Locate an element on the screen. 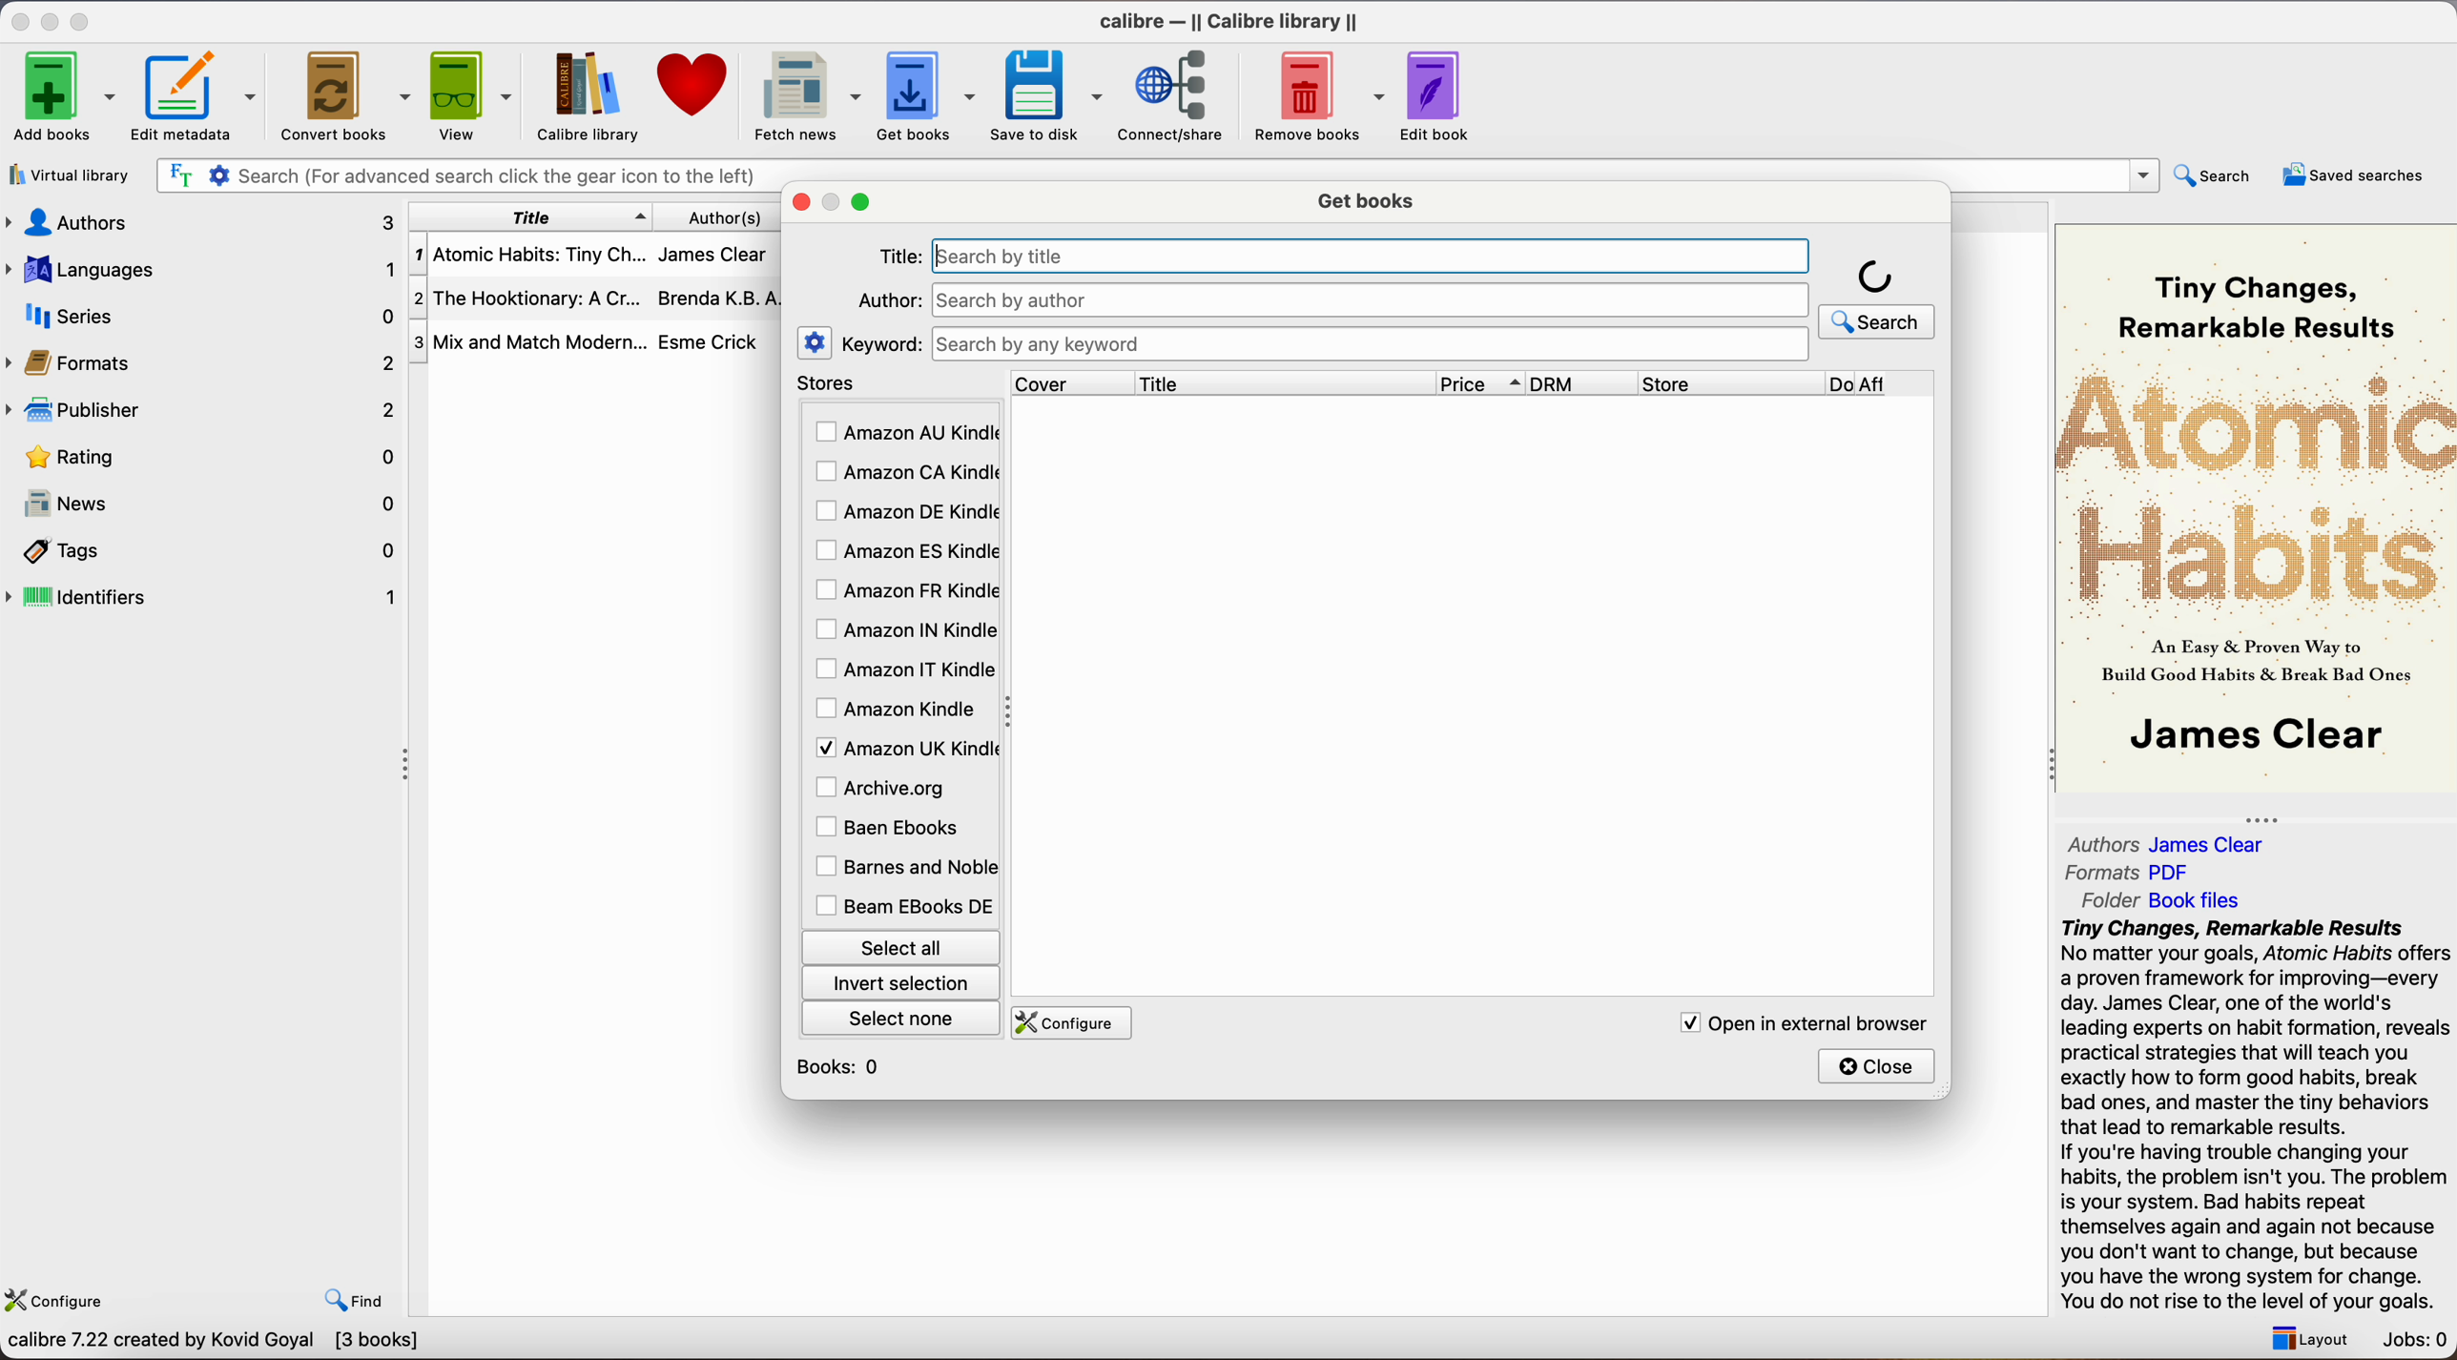 The height and width of the screenshot is (1360, 2457). edit book is located at coordinates (1438, 96).